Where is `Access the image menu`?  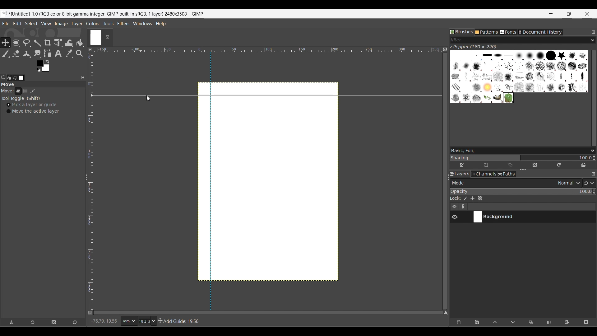
Access the image menu is located at coordinates (90, 50).